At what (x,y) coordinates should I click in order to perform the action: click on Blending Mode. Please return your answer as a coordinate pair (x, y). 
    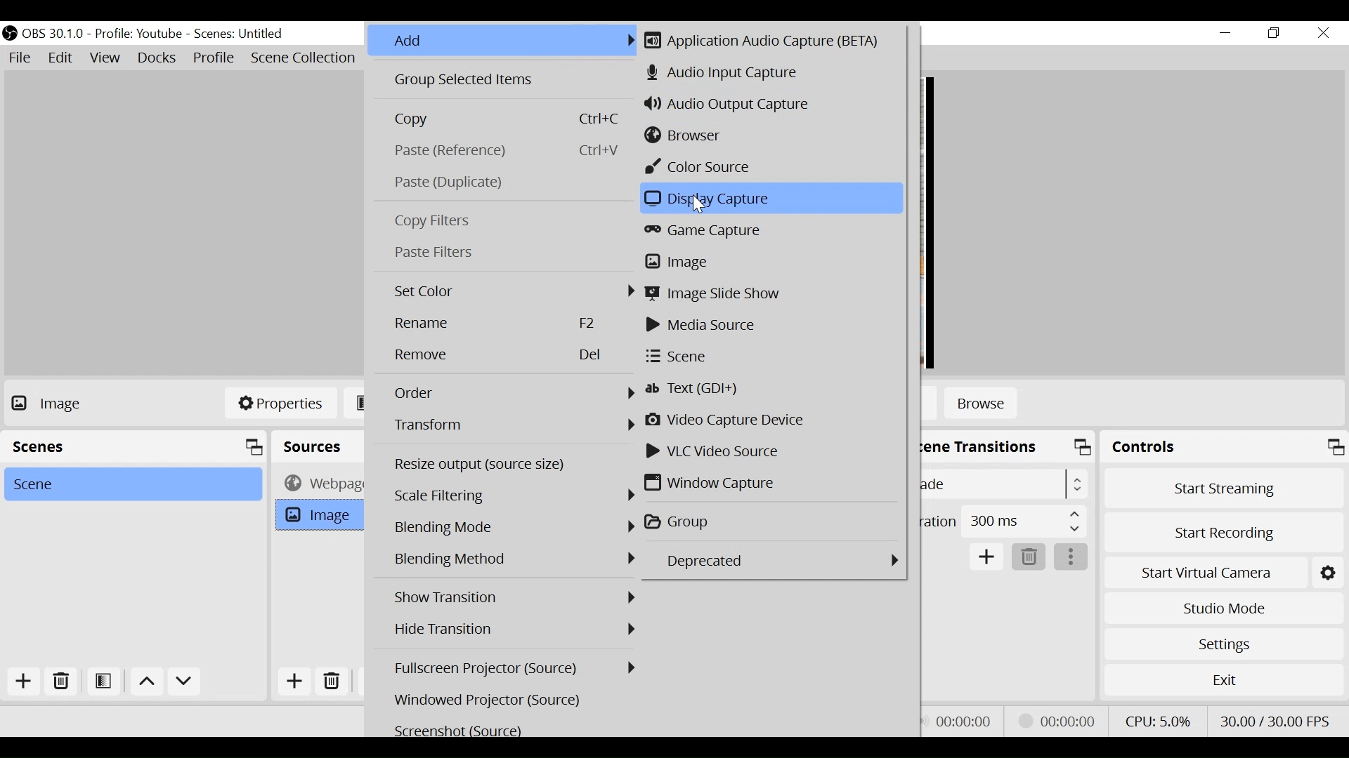
    Looking at the image, I should click on (515, 528).